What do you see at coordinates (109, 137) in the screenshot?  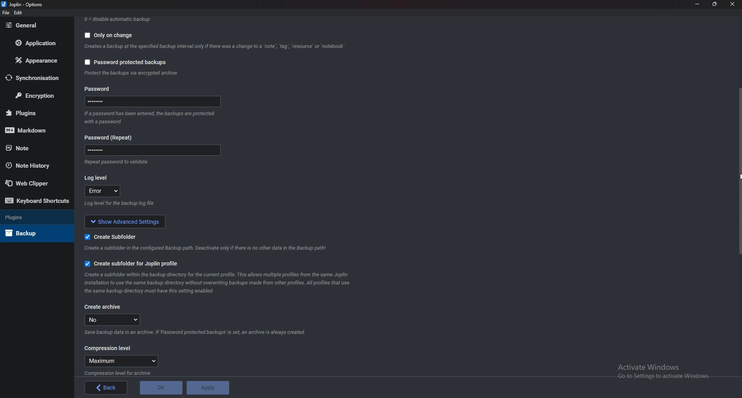 I see `Password` at bounding box center [109, 137].